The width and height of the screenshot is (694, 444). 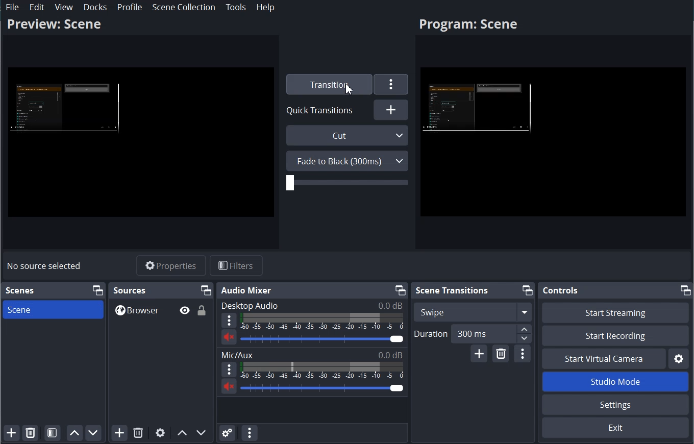 What do you see at coordinates (266, 7) in the screenshot?
I see `Help` at bounding box center [266, 7].